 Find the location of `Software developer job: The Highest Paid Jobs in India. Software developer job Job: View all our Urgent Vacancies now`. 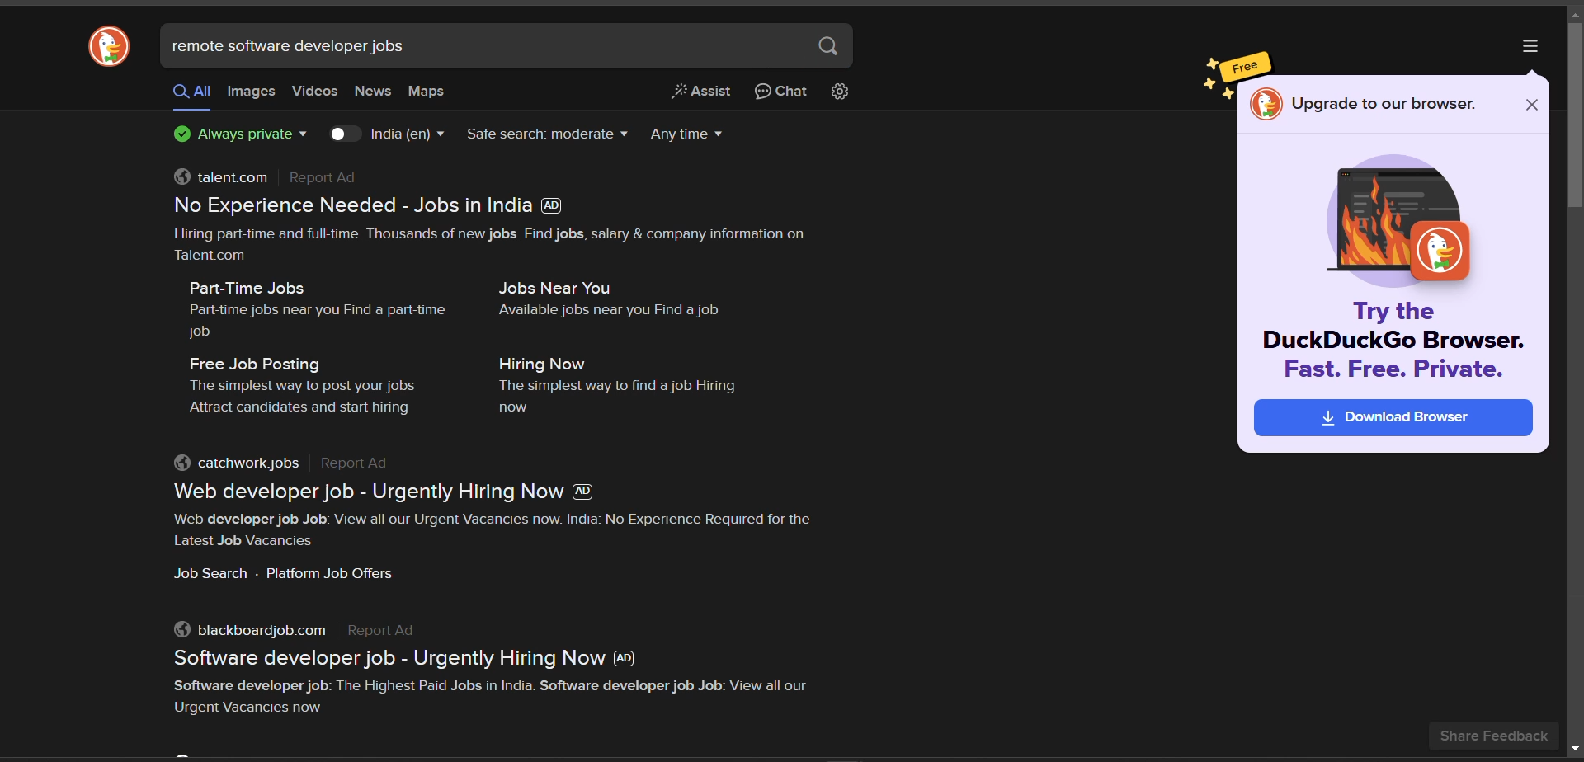

Software developer job: The Highest Paid Jobs in India. Software developer job Job: View all our Urgent Vacancies now is located at coordinates (497, 698).